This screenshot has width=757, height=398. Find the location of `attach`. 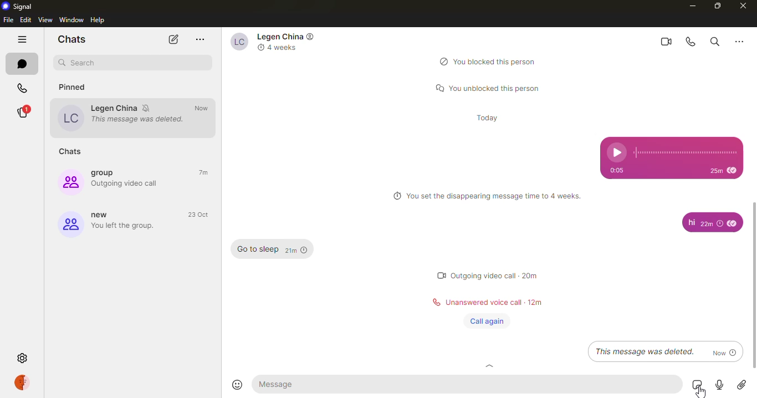

attach is located at coordinates (742, 385).